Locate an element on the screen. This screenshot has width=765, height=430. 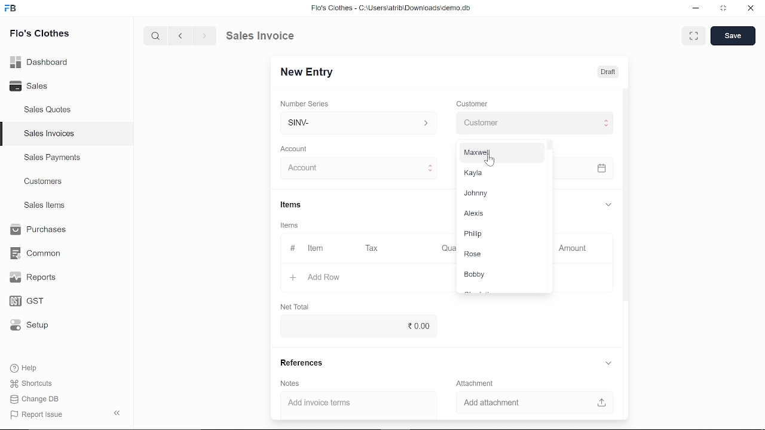
‘Attachment is located at coordinates (473, 383).